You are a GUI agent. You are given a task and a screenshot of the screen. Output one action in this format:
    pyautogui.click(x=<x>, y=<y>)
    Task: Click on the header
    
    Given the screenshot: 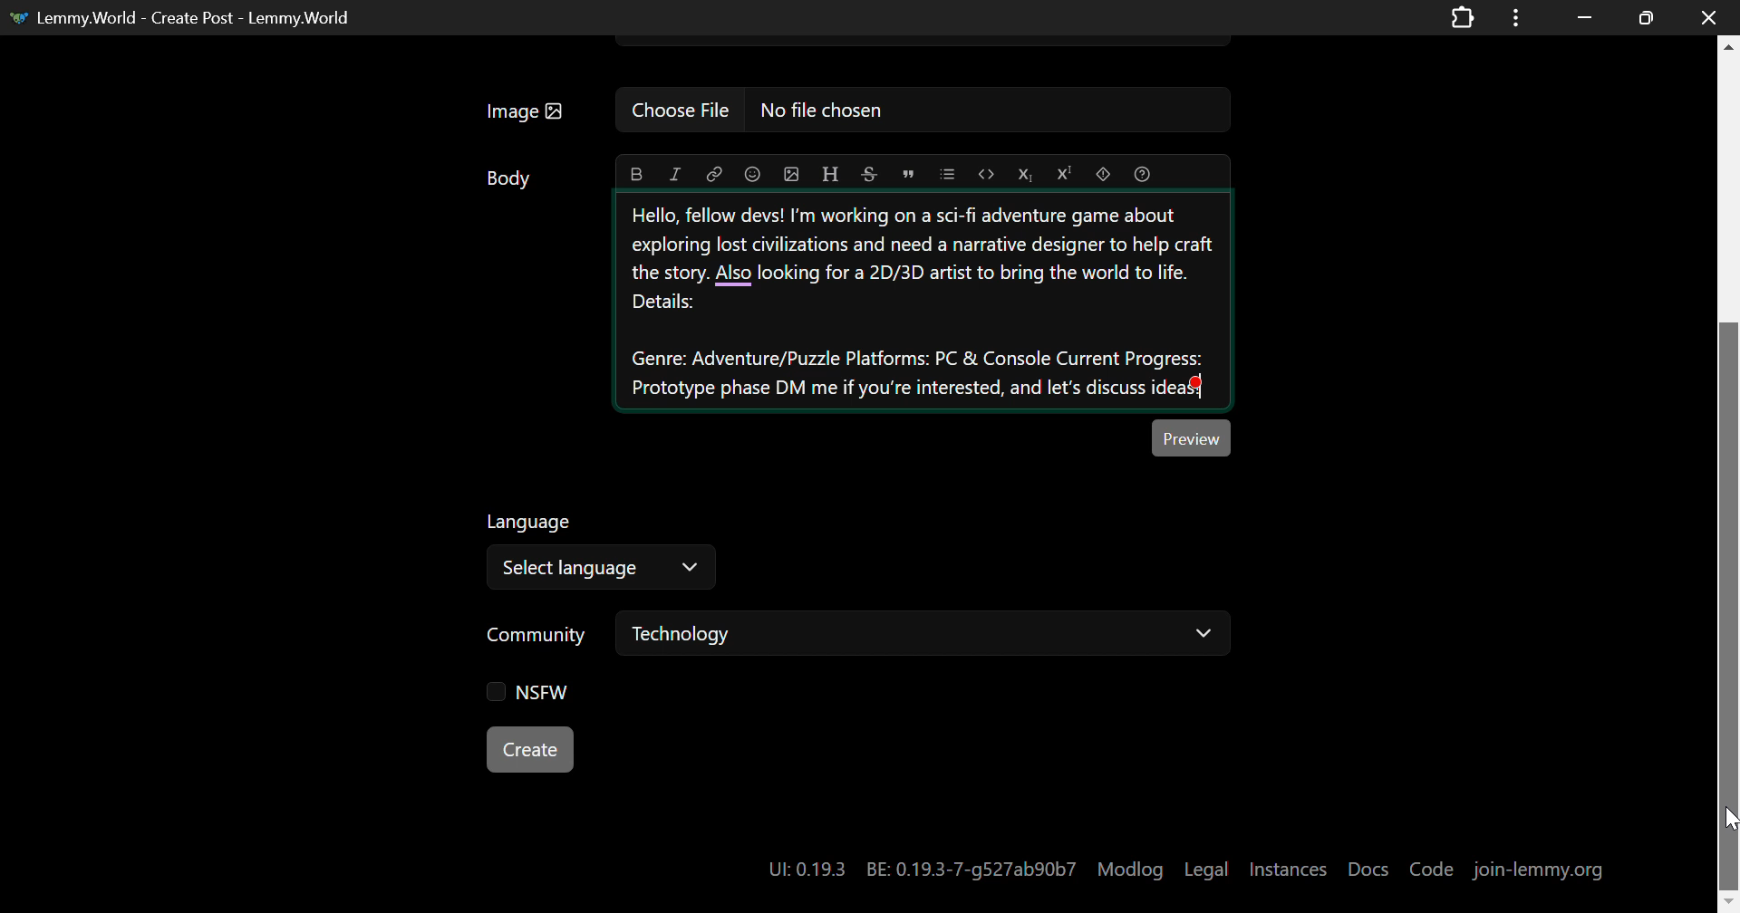 What is the action you would take?
    pyautogui.click(x=832, y=171)
    